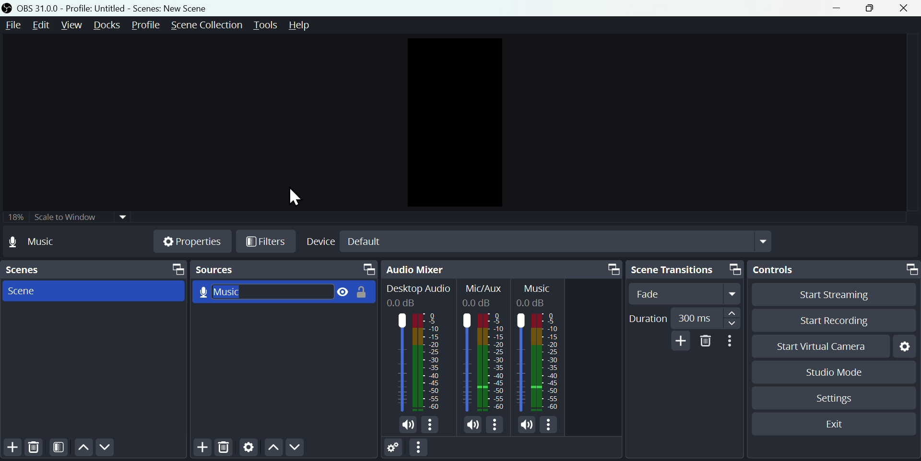 Image resolution: width=921 pixels, height=461 pixels. What do you see at coordinates (765, 241) in the screenshot?
I see `Drop down ` at bounding box center [765, 241].